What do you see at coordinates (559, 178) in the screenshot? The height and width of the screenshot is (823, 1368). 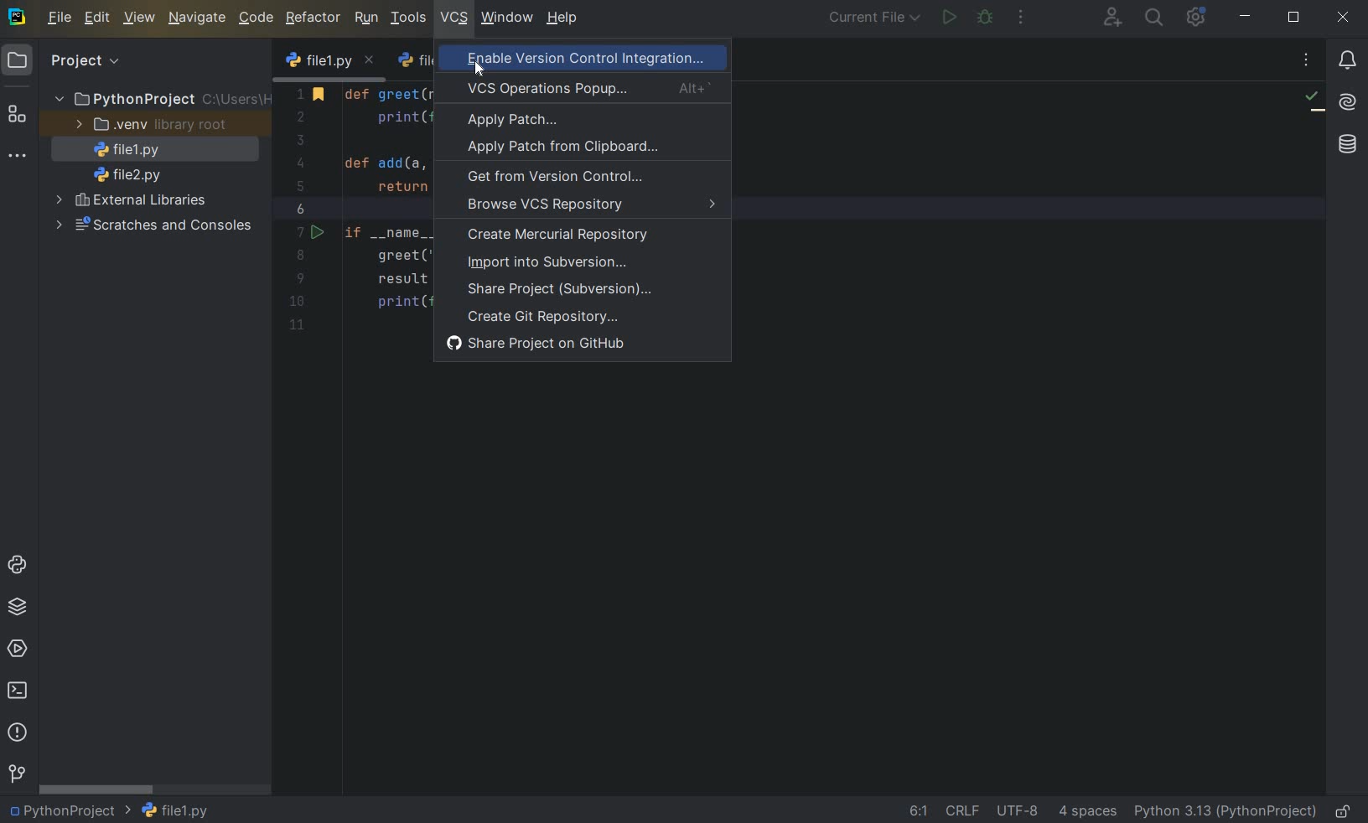 I see `get from version control` at bounding box center [559, 178].